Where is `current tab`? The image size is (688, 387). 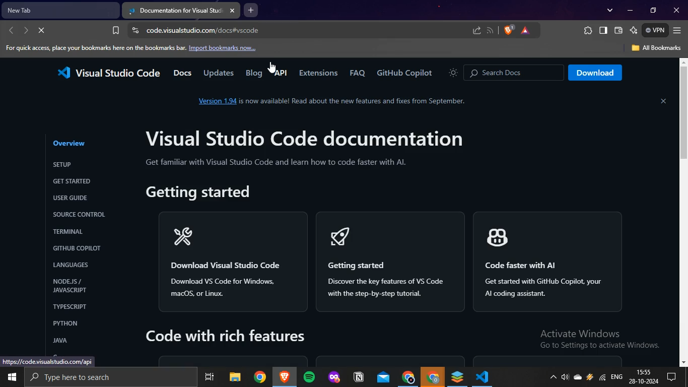
current tab is located at coordinates (175, 11).